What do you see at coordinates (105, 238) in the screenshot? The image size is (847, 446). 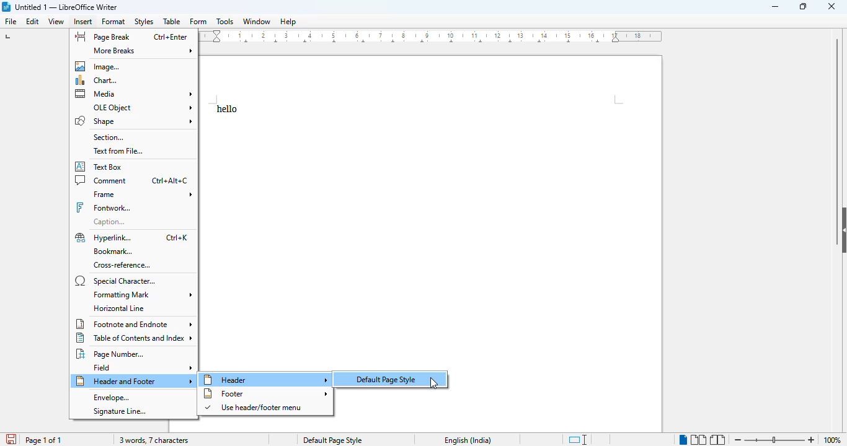 I see `hyperlink` at bounding box center [105, 238].